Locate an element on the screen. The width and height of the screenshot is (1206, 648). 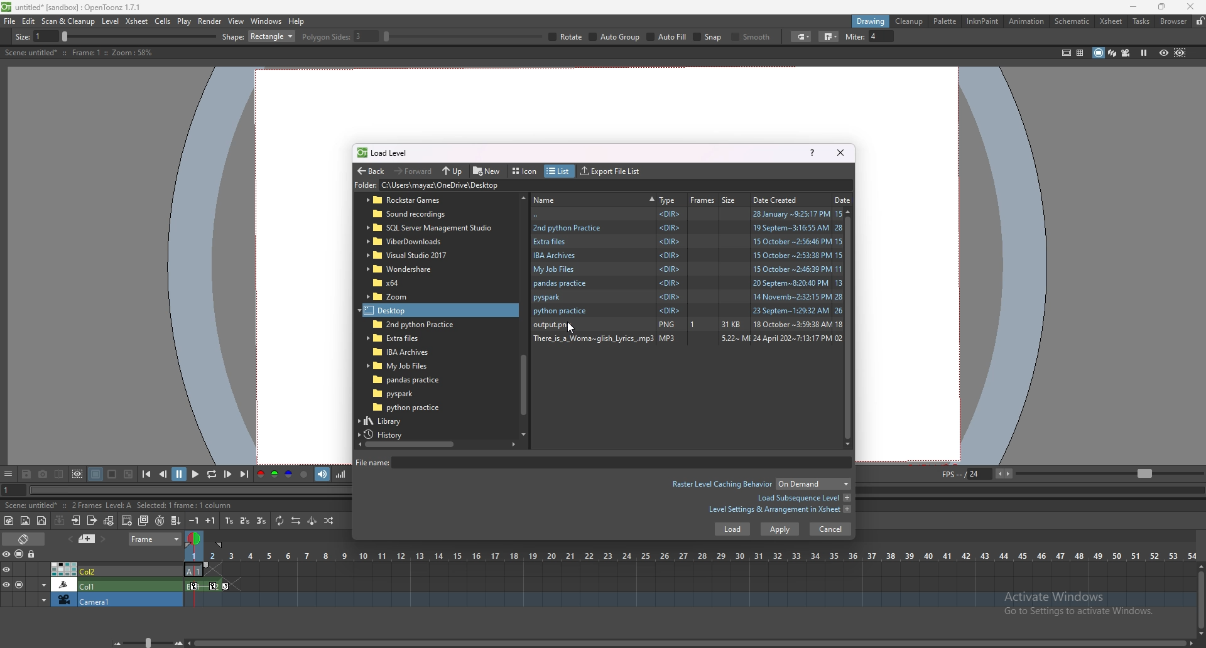
description is located at coordinates (78, 53).